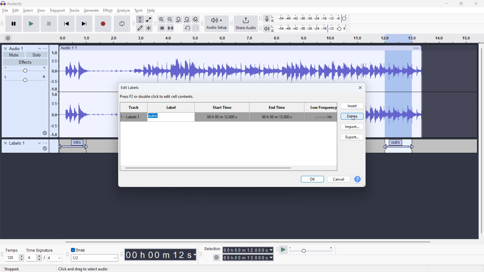 This screenshot has width=484, height=272. I want to click on ok, so click(313, 179).